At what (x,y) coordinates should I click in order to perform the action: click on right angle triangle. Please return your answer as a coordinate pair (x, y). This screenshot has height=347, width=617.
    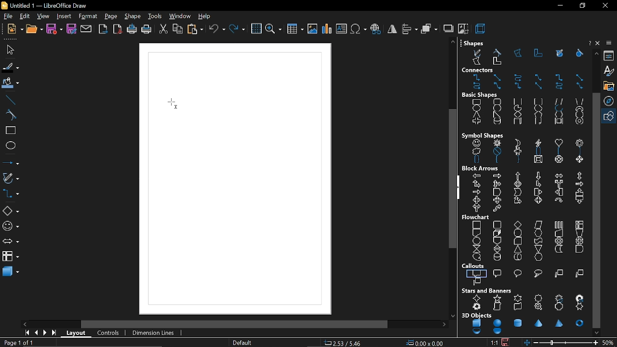
    Looking at the image, I should click on (496, 115).